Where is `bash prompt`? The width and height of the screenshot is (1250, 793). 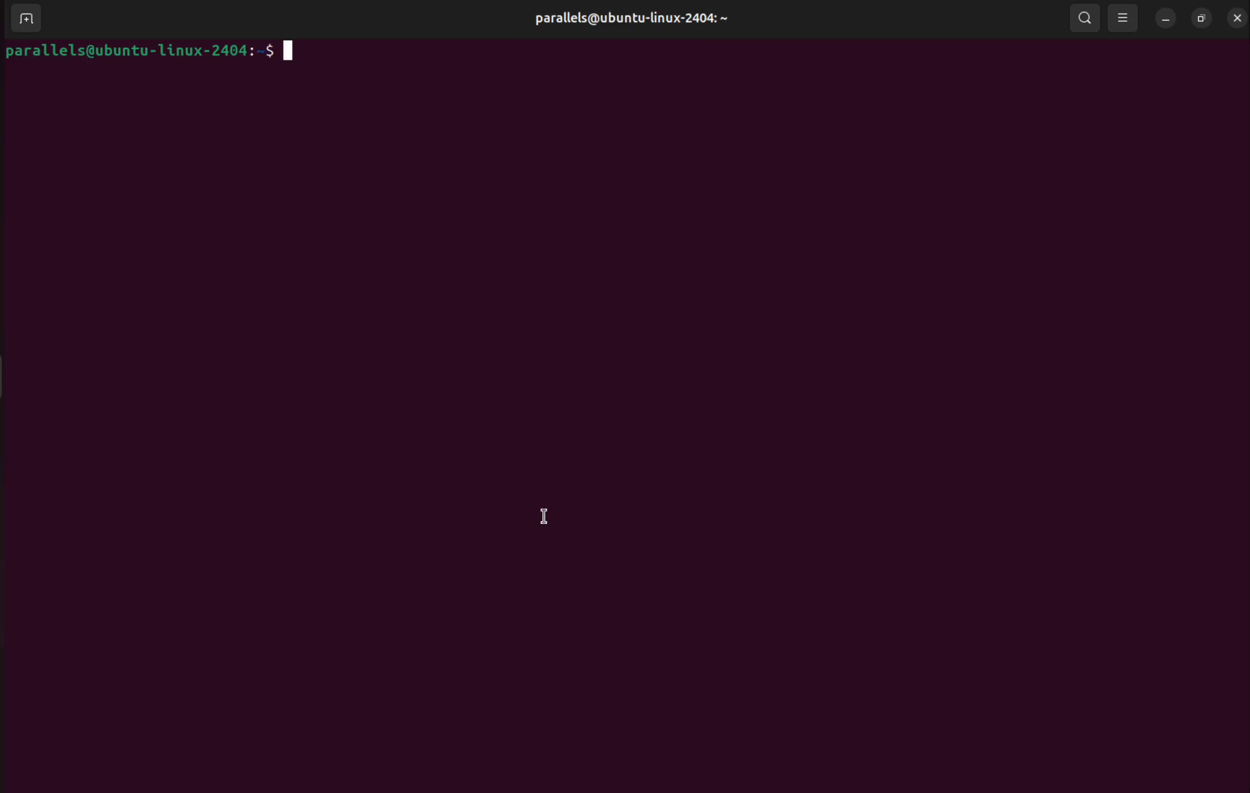
bash prompt is located at coordinates (145, 51).